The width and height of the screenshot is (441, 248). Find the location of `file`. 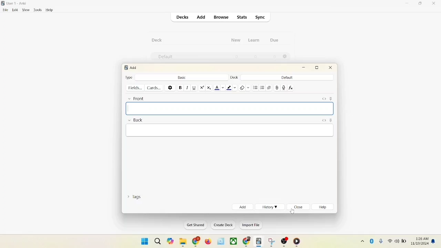

file is located at coordinates (4, 10).